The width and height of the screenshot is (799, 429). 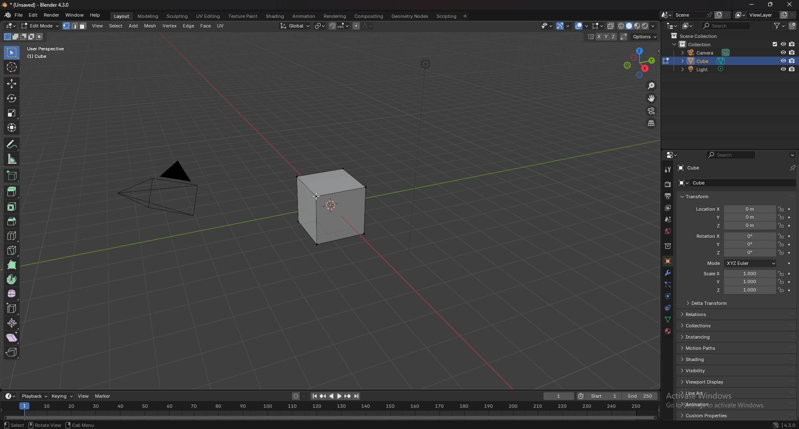 What do you see at coordinates (11, 280) in the screenshot?
I see `spin` at bounding box center [11, 280].